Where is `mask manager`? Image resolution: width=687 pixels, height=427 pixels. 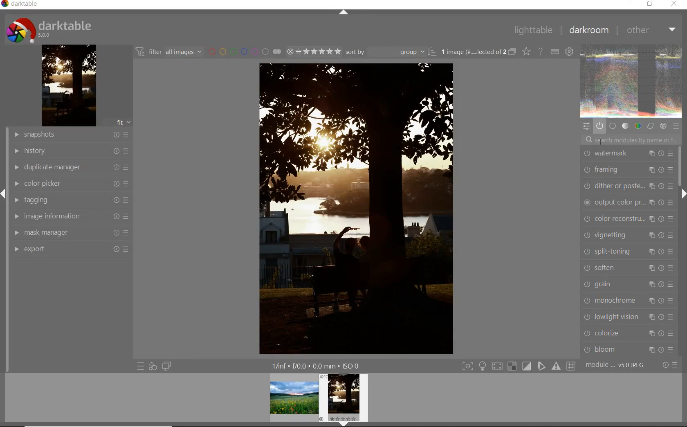
mask manager is located at coordinates (70, 234).